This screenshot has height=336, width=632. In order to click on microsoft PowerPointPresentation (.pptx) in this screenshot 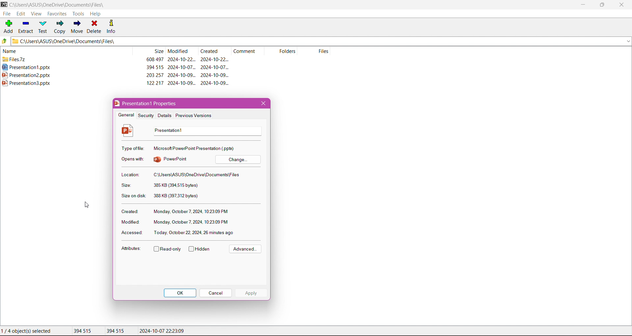, I will do `click(196, 148)`.